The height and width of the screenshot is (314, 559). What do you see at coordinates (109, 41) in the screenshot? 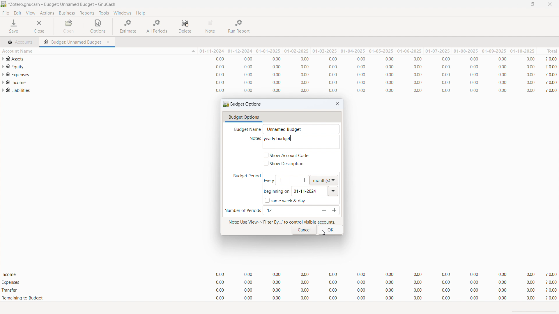
I see `close tab` at bounding box center [109, 41].